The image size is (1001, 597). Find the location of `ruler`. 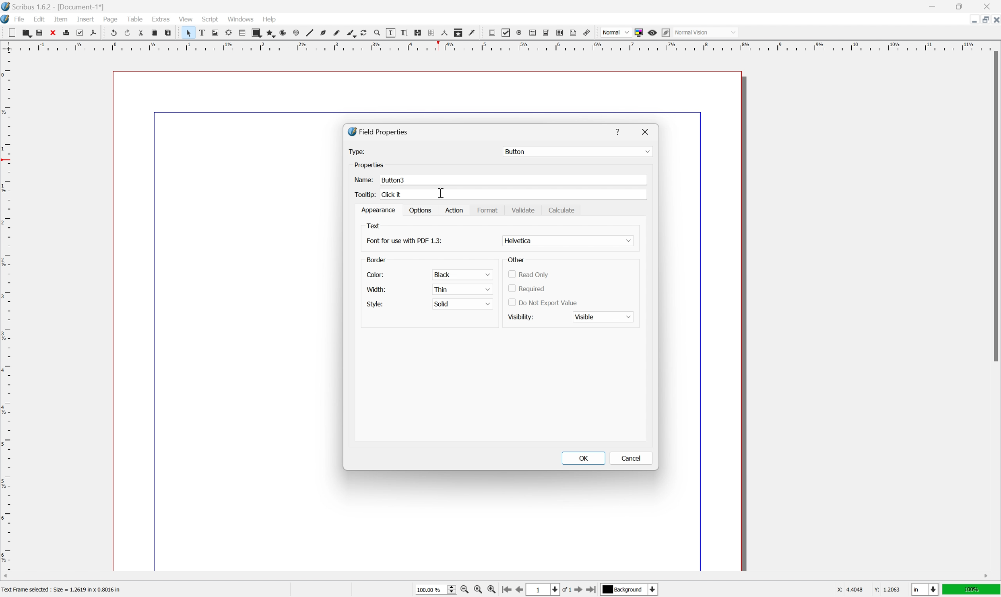

ruler is located at coordinates (6, 311).